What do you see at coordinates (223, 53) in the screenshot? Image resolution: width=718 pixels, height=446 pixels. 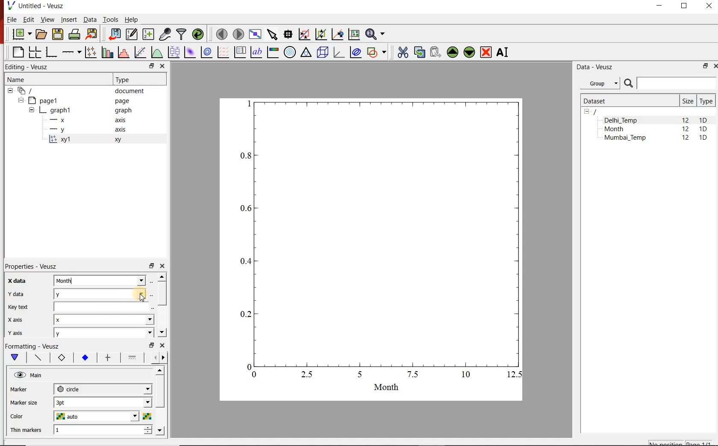 I see `plot a vector field` at bounding box center [223, 53].